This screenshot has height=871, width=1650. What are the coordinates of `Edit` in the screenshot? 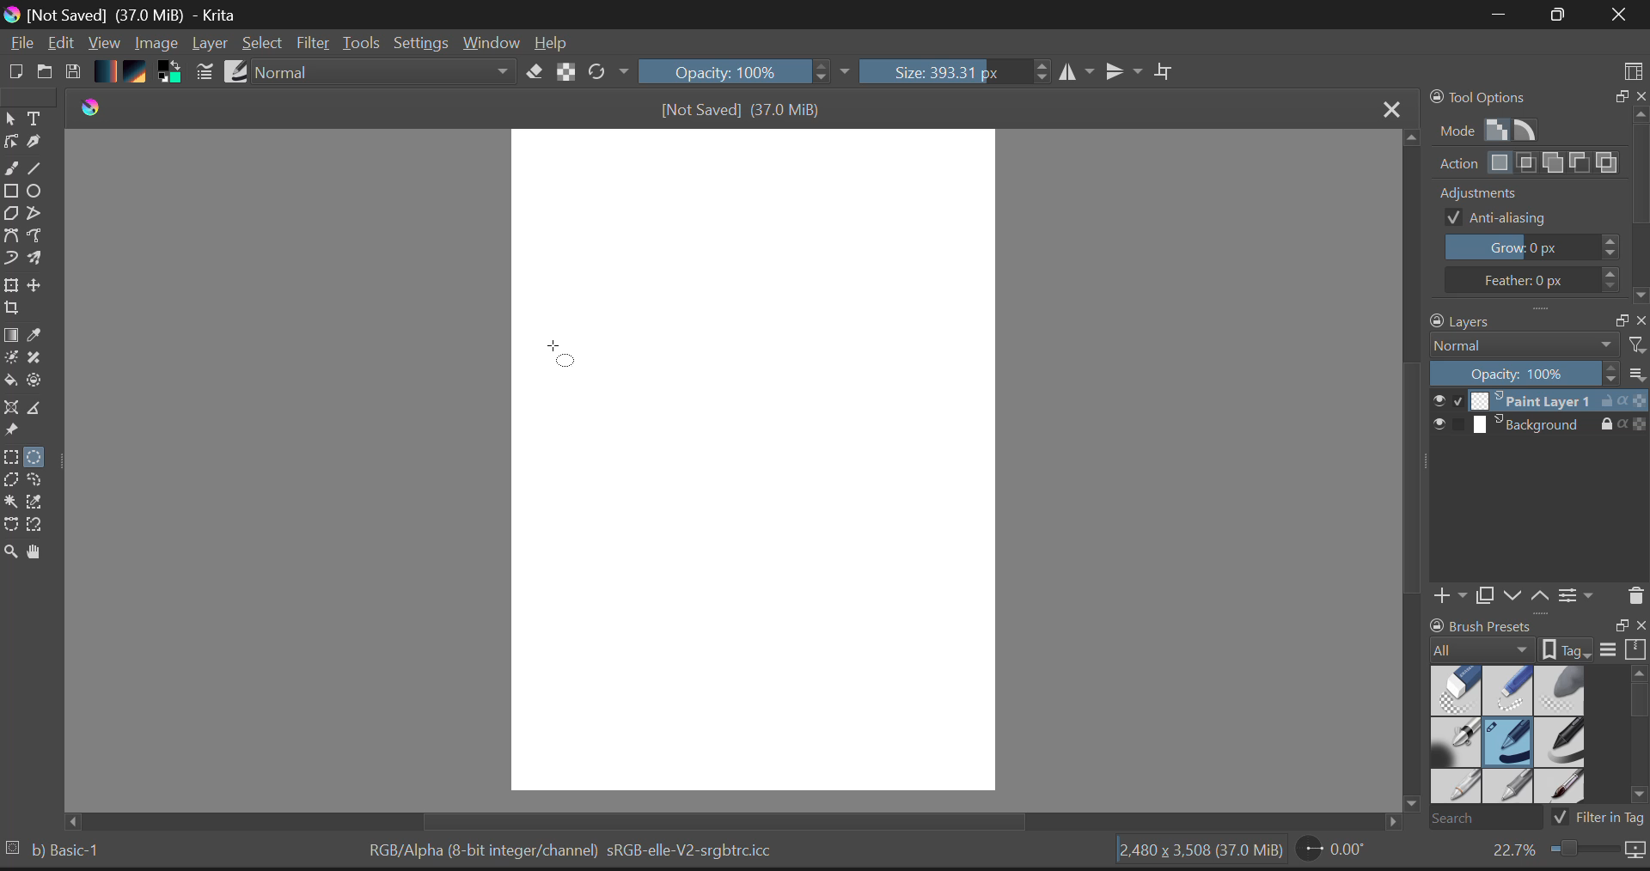 It's located at (63, 44).